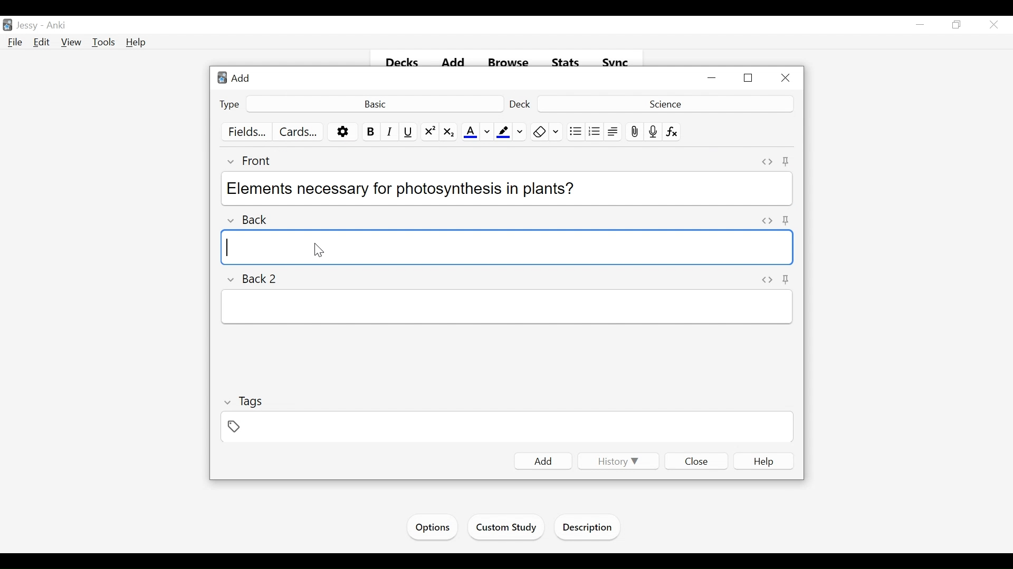  Describe the element at coordinates (56, 26) in the screenshot. I see `Anki` at that location.